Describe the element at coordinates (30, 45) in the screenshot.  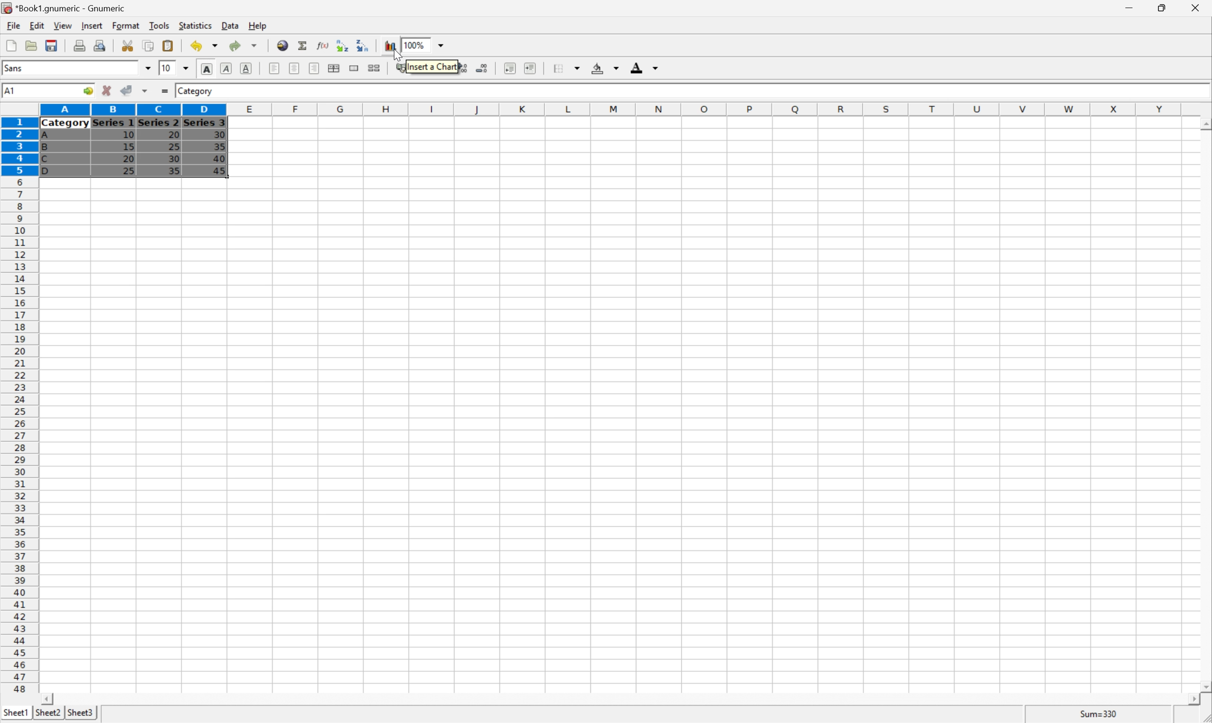
I see `Open a file` at that location.